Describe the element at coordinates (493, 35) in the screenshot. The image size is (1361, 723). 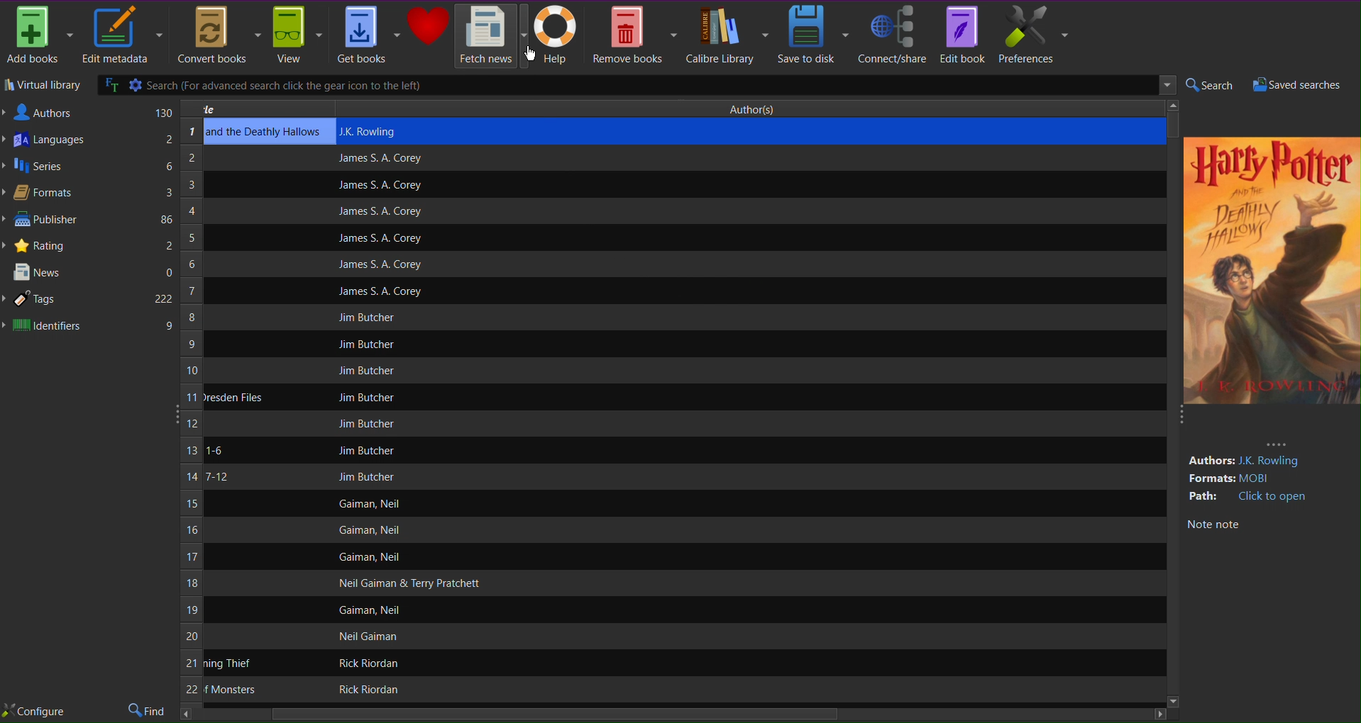
I see `Fetch News` at that location.